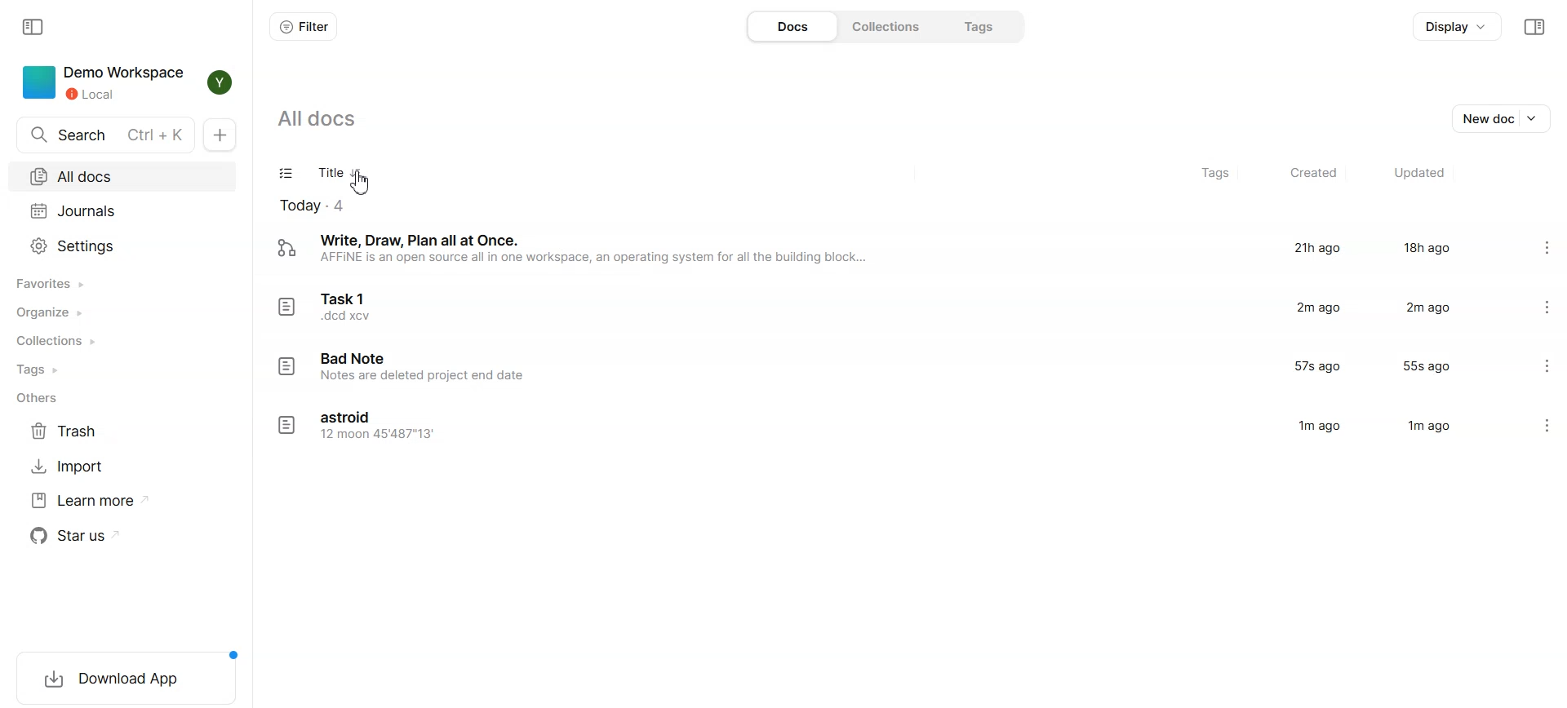 Image resolution: width=1567 pixels, height=708 pixels. Describe the element at coordinates (362, 184) in the screenshot. I see `Cursor` at that location.